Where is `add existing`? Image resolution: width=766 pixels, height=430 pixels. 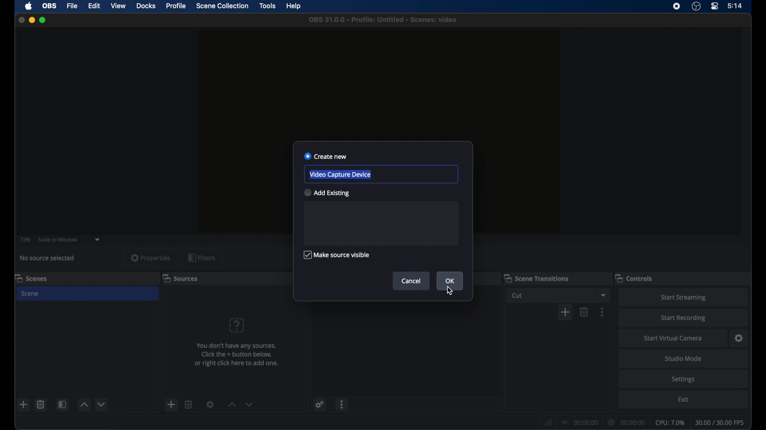 add existing is located at coordinates (326, 192).